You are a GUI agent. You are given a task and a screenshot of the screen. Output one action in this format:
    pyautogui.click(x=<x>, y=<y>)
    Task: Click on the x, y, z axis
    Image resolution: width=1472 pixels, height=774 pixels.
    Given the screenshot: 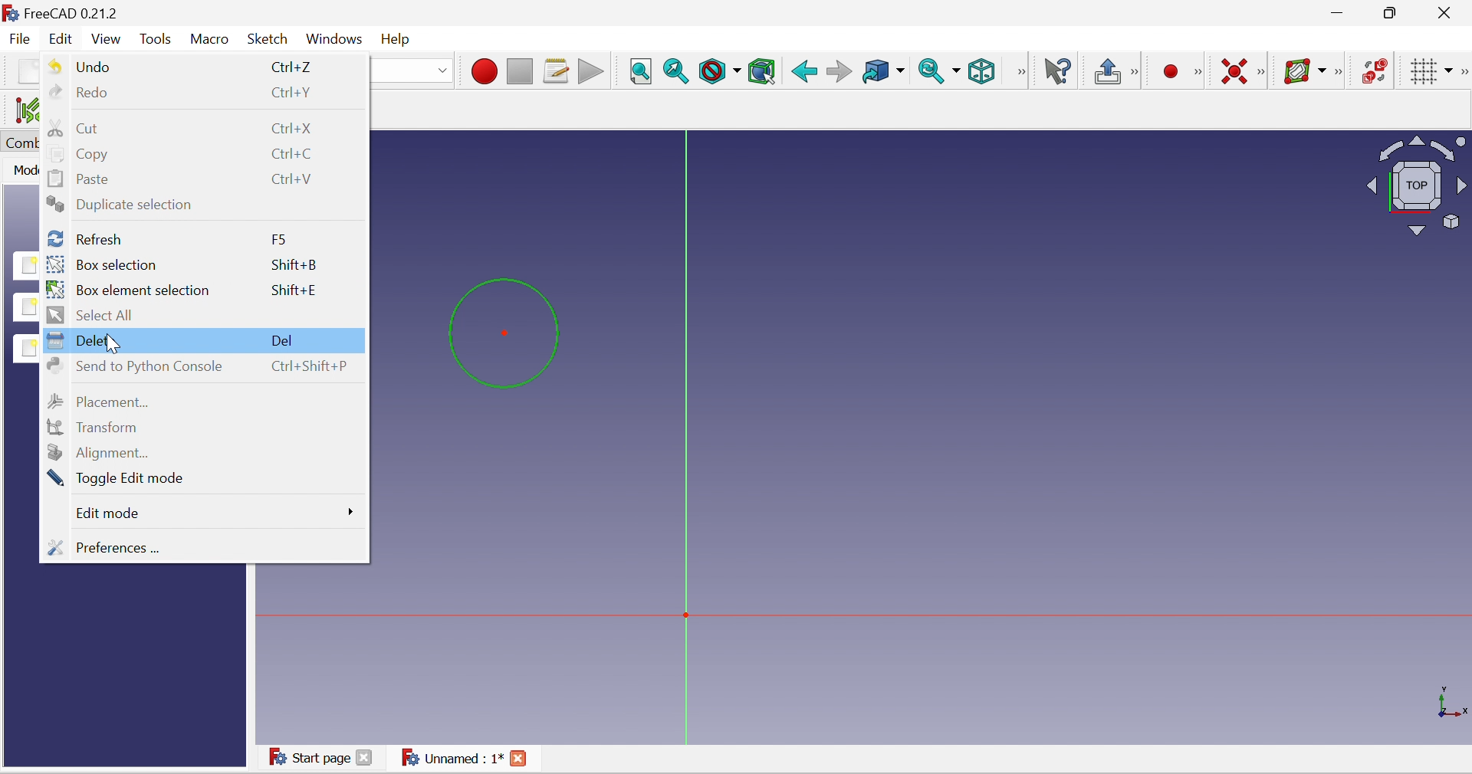 What is the action you would take?
    pyautogui.click(x=1452, y=700)
    